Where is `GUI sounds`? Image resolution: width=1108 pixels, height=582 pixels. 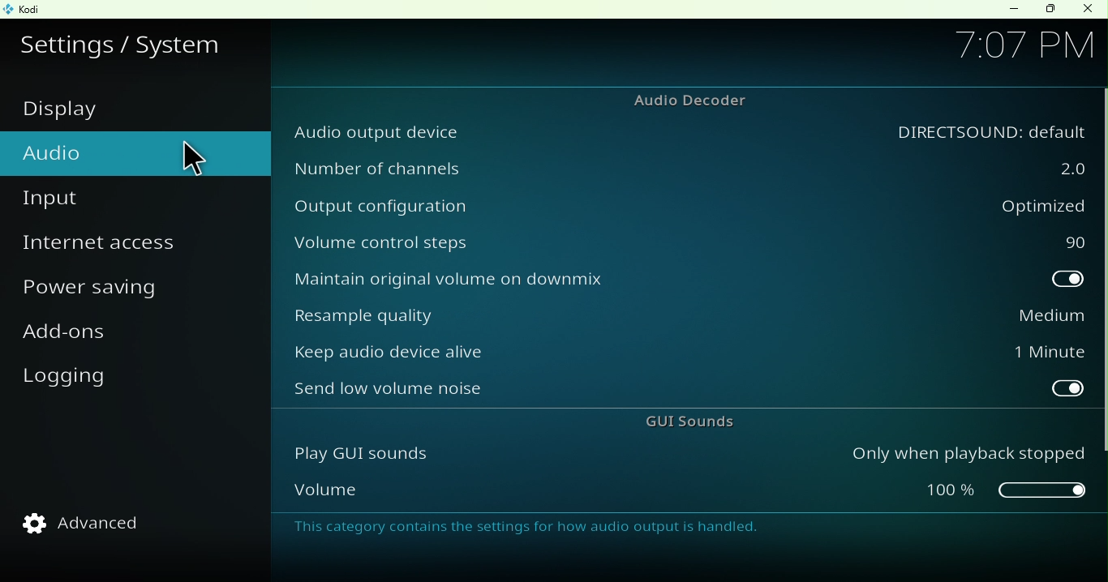
GUI sounds is located at coordinates (675, 425).